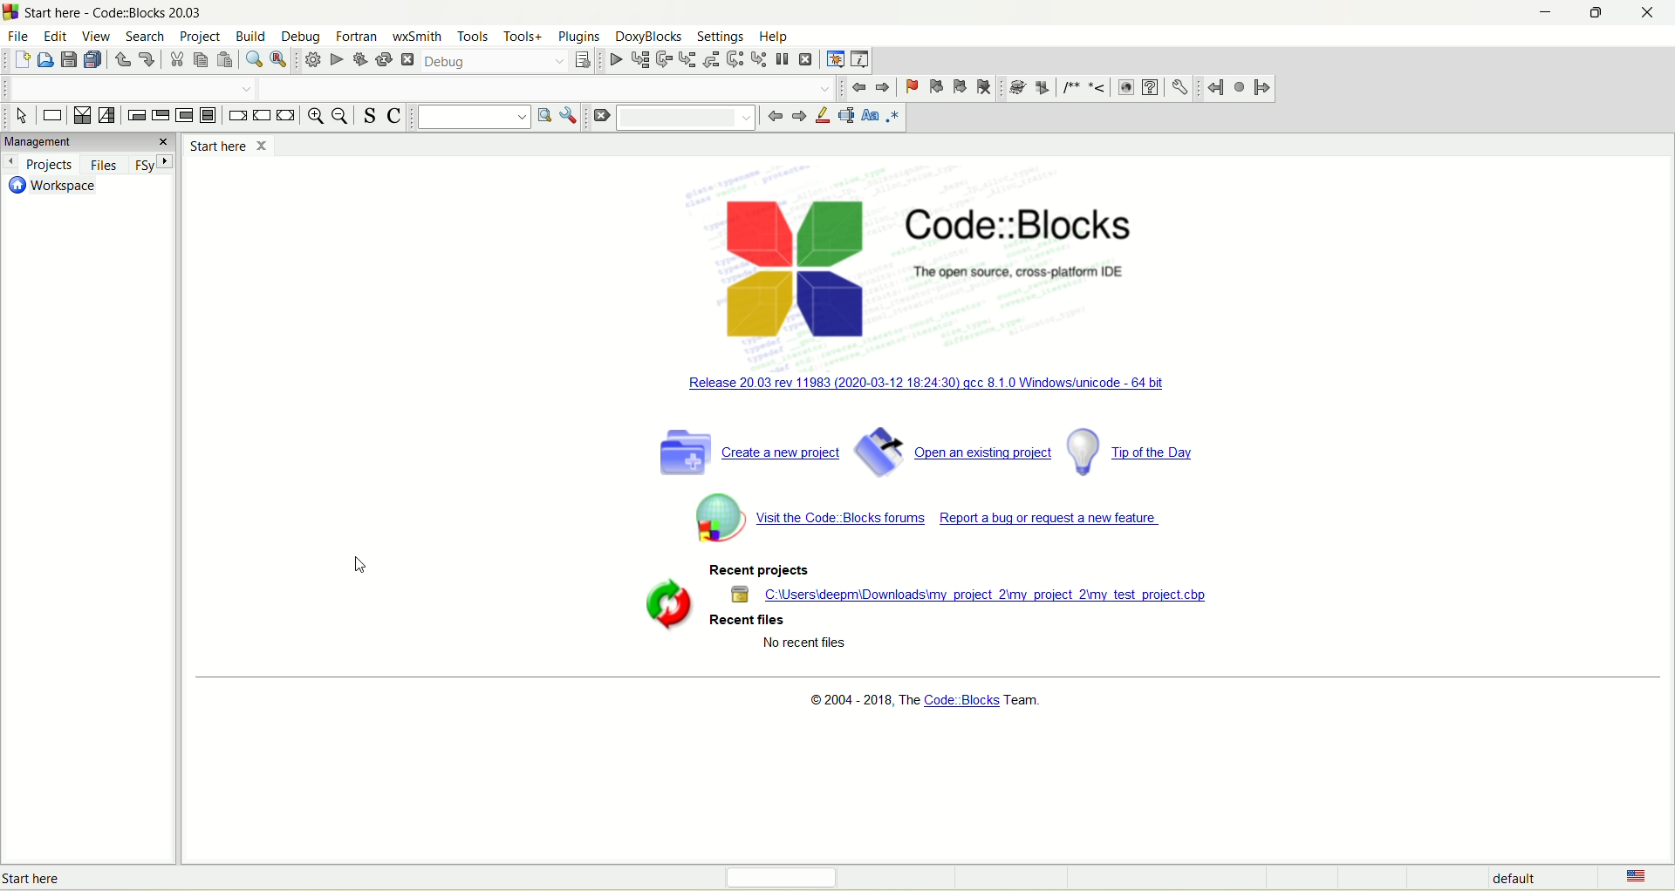 This screenshot has height=891, width=1675. I want to click on preferences, so click(1180, 88).